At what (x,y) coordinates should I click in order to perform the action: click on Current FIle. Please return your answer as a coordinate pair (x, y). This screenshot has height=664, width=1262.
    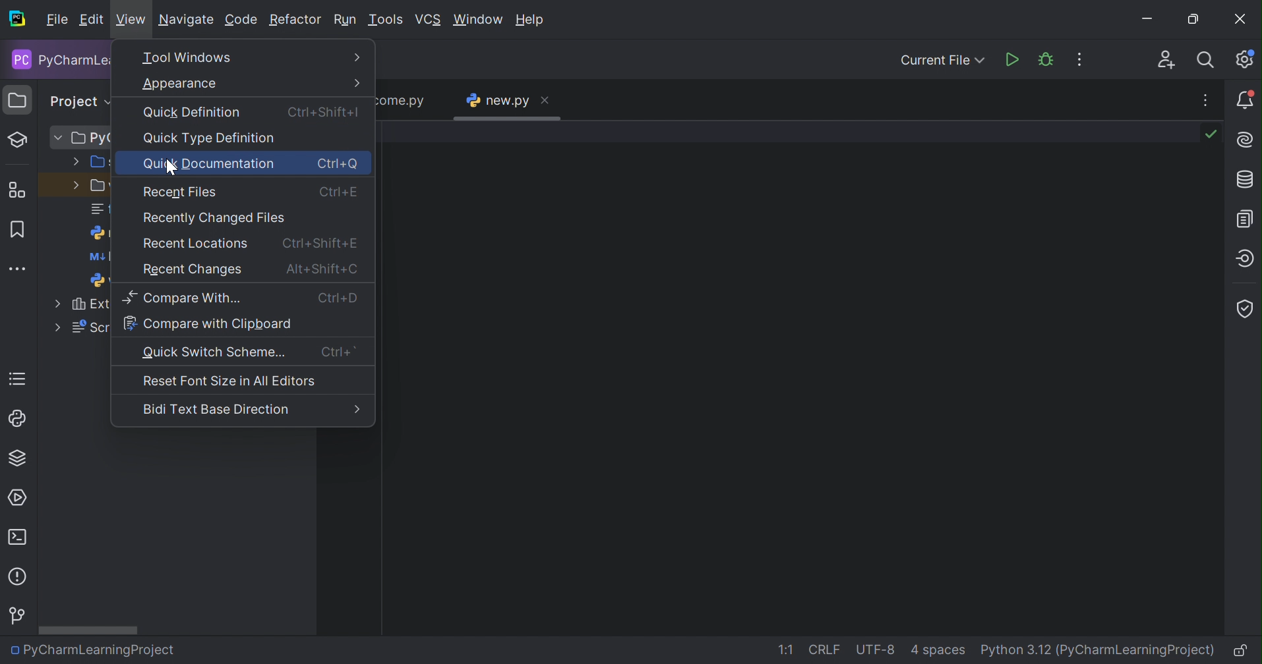
    Looking at the image, I should click on (943, 61).